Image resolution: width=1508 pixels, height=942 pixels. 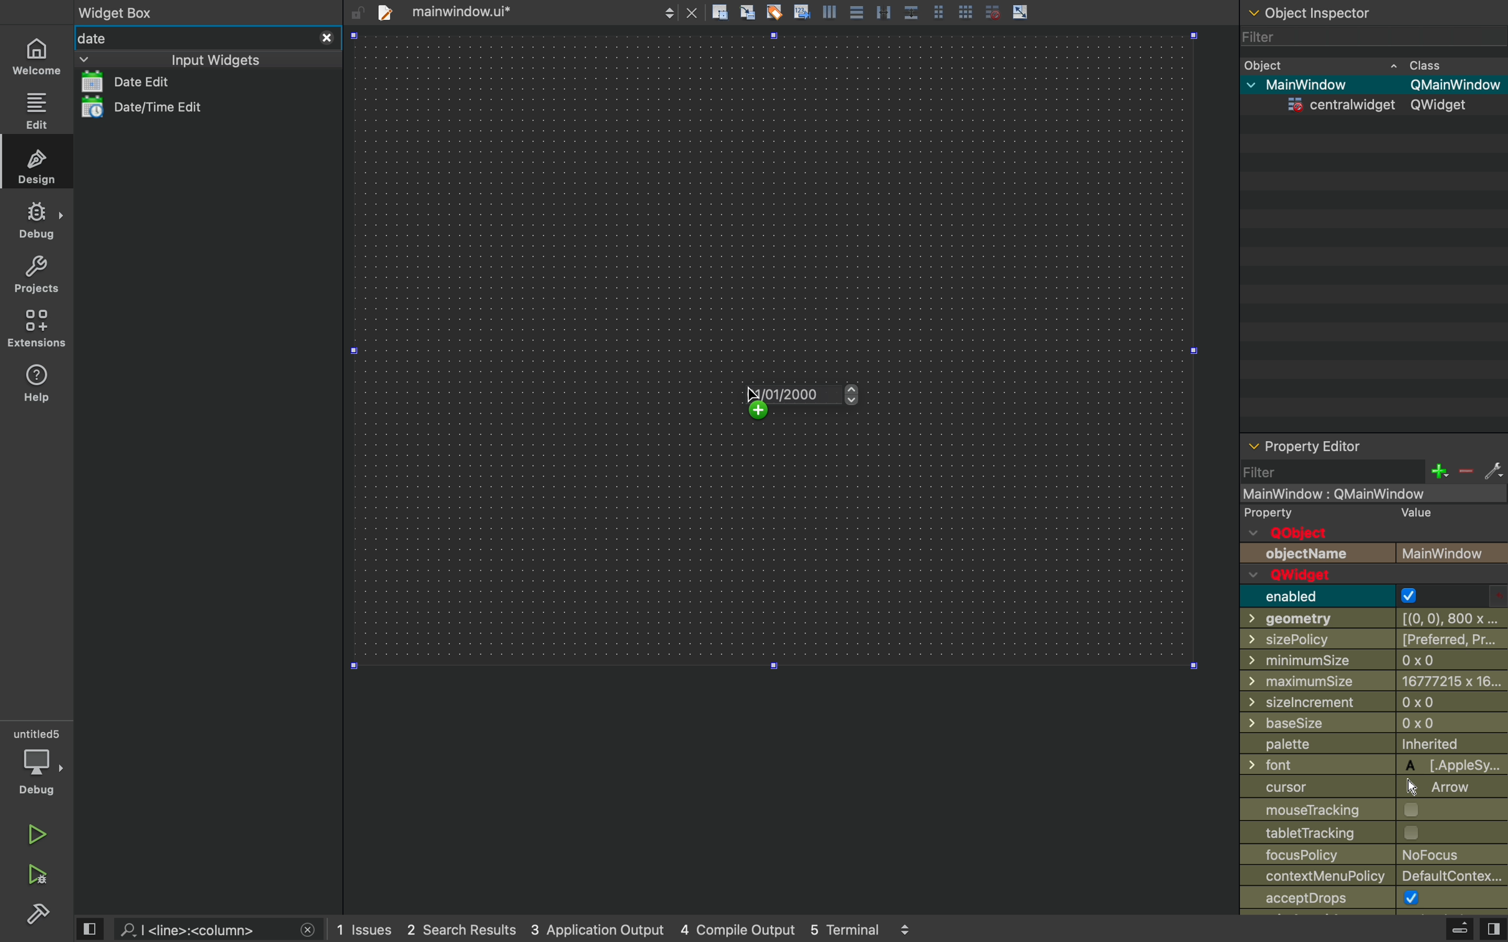 What do you see at coordinates (1466, 470) in the screenshot?
I see `minus` at bounding box center [1466, 470].